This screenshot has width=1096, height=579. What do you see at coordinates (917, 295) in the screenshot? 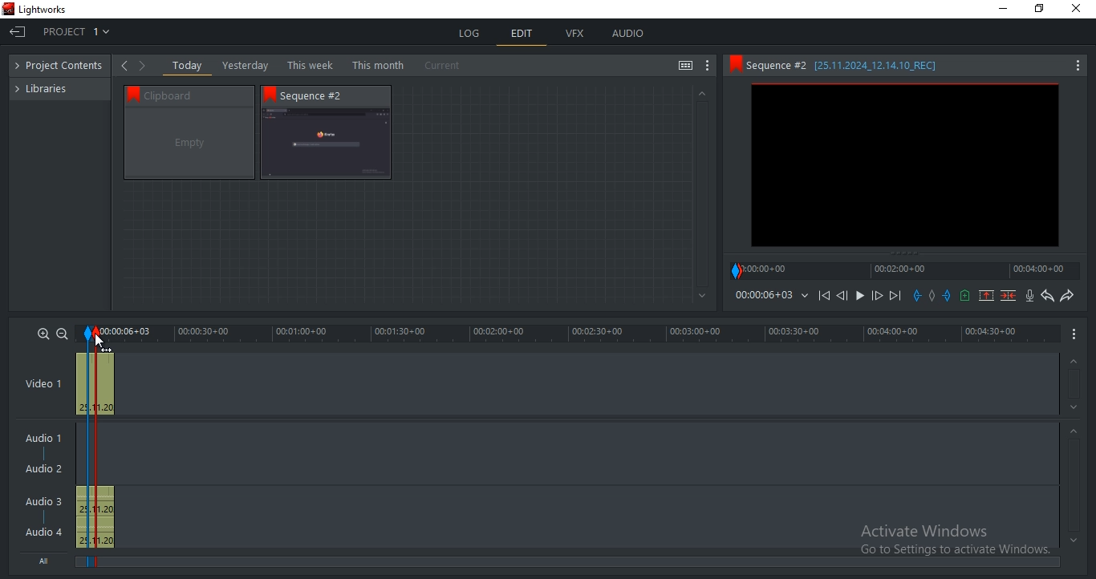
I see `mark in` at bounding box center [917, 295].